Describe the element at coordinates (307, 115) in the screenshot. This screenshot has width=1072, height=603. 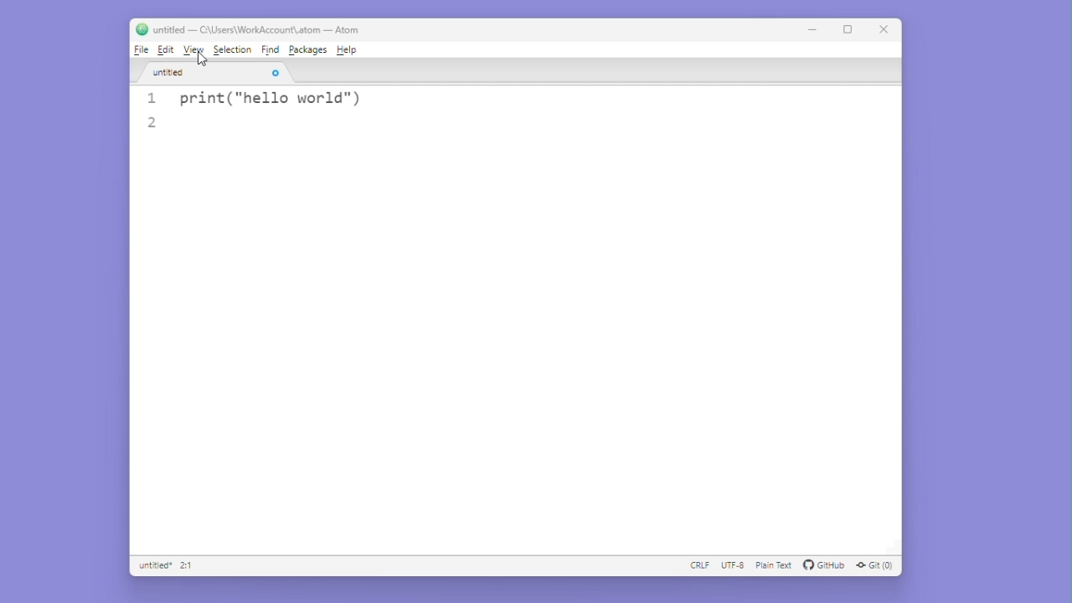
I see `1 print("hello world")
2` at that location.